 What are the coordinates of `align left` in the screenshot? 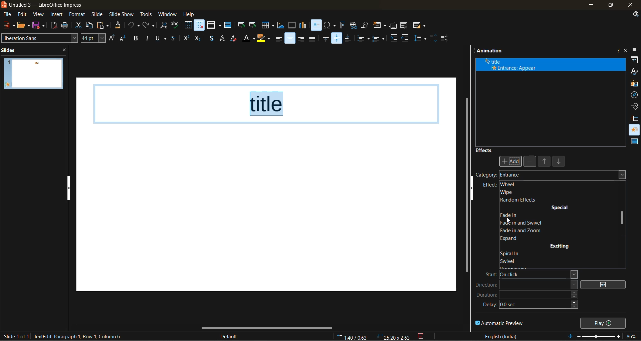 It's located at (278, 39).